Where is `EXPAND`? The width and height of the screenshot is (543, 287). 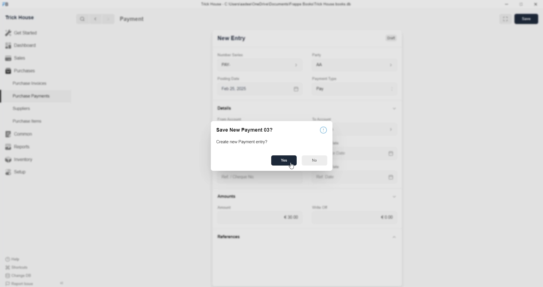 EXPAND is located at coordinates (506, 18).